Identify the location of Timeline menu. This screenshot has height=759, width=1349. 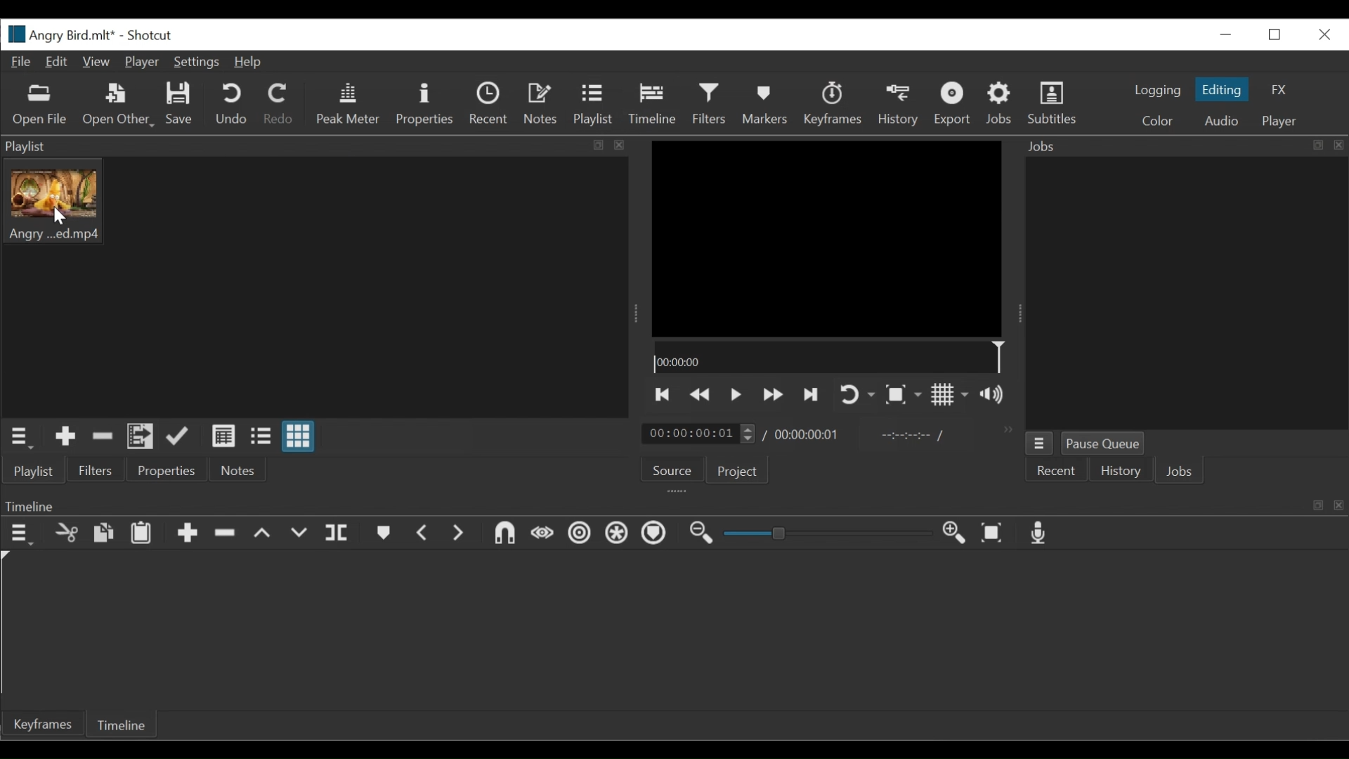
(20, 535).